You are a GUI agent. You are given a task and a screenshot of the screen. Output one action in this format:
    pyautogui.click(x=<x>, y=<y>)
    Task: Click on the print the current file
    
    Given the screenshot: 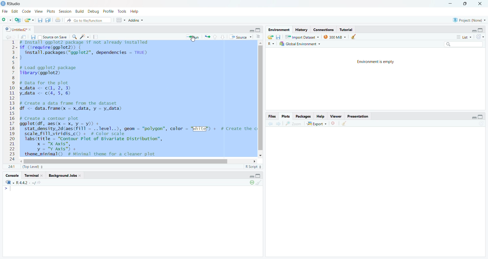 What is the action you would take?
    pyautogui.click(x=57, y=20)
    